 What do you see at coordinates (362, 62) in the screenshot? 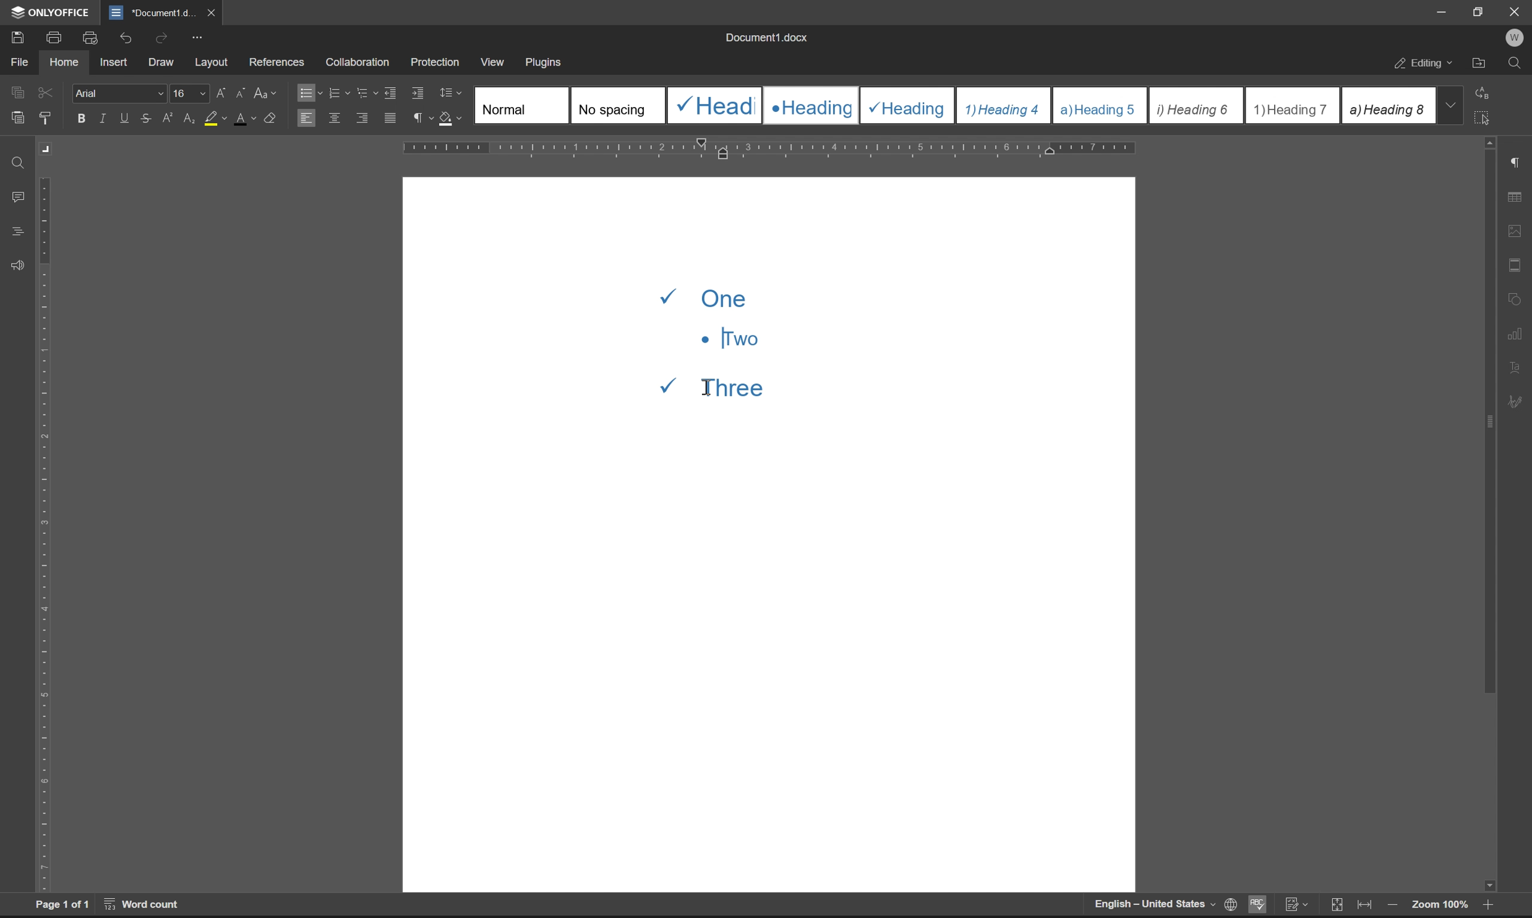
I see `collaboration` at bounding box center [362, 62].